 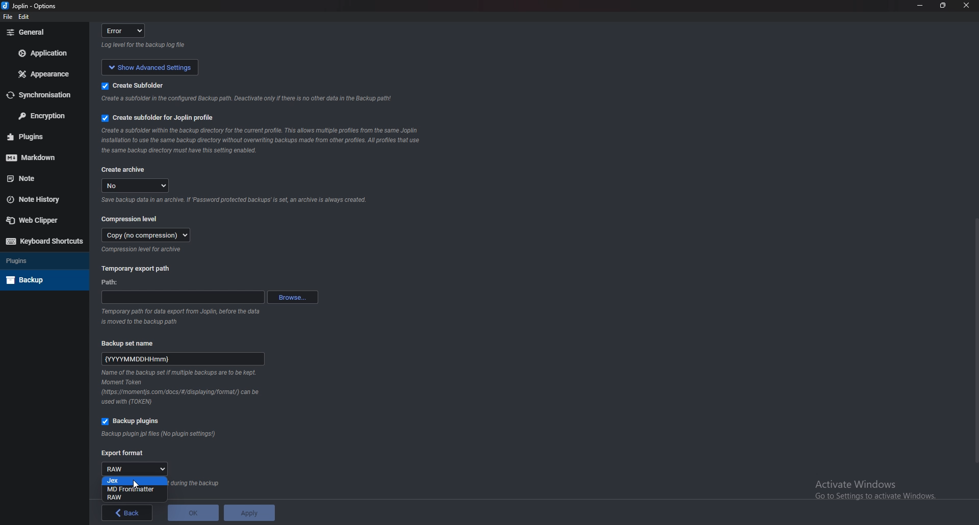 What do you see at coordinates (31, 7) in the screenshot?
I see `Joplin - options` at bounding box center [31, 7].